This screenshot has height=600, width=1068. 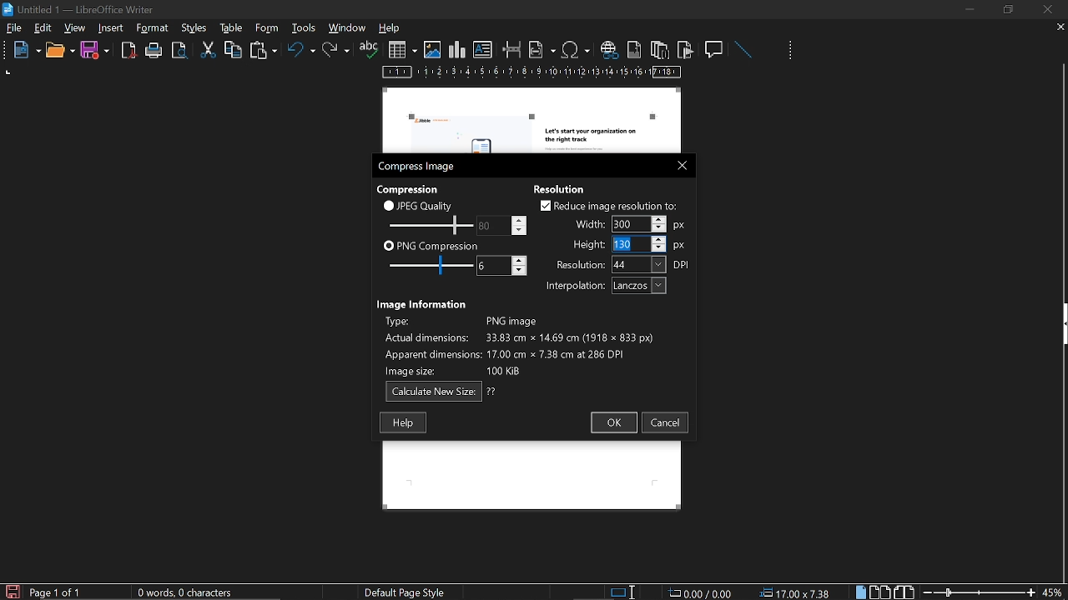 I want to click on 0.00 / 0.00, so click(x=703, y=592).